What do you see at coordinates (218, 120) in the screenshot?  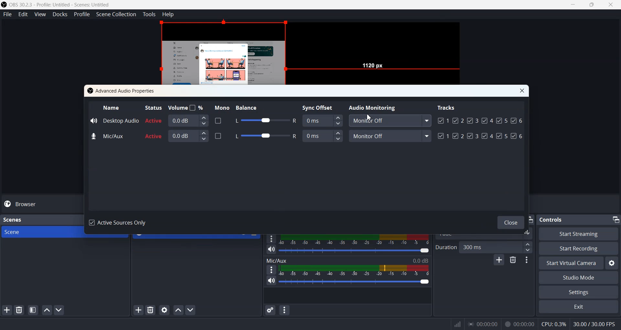 I see `Enable disable ` at bounding box center [218, 120].